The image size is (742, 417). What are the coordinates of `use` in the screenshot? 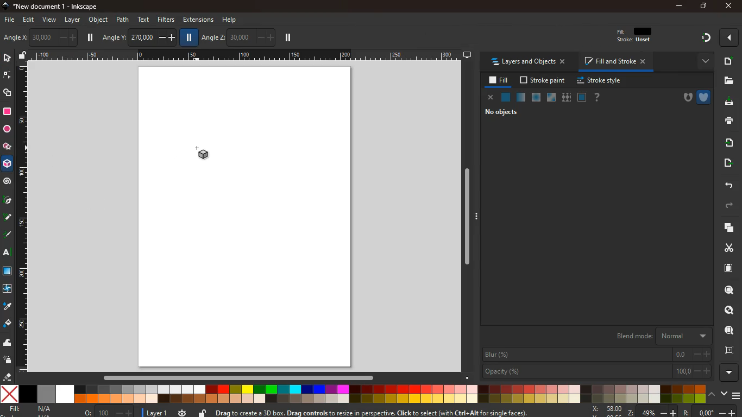 It's located at (726, 331).